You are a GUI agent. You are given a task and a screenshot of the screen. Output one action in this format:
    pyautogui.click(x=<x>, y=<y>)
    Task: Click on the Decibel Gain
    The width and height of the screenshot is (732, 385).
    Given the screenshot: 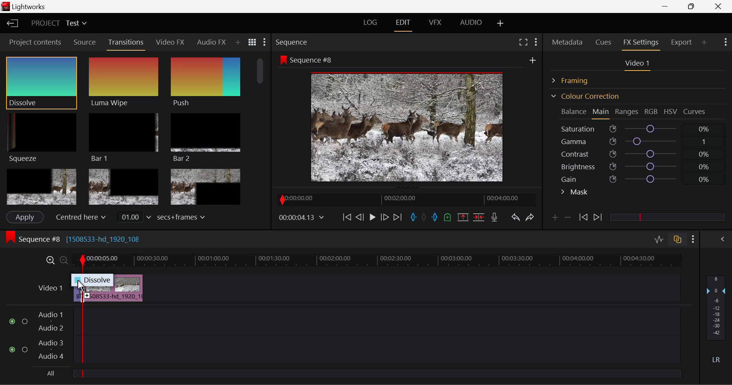 What is the action you would take?
    pyautogui.click(x=716, y=321)
    